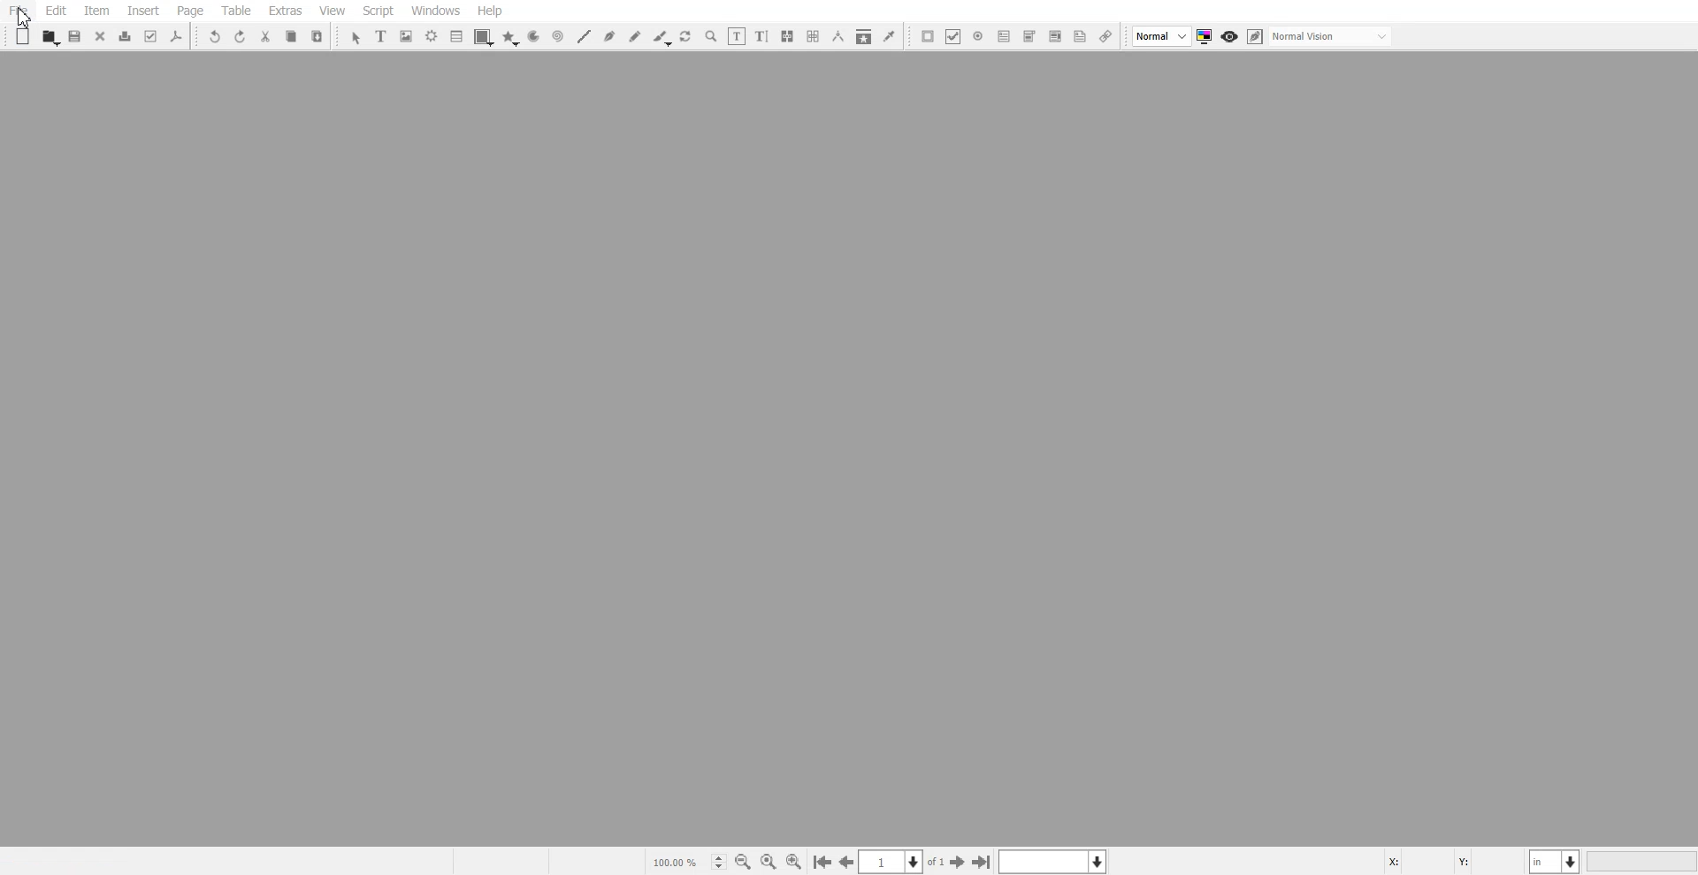 This screenshot has height=875, width=1698. What do you see at coordinates (928, 35) in the screenshot?
I see `PDF Push button` at bounding box center [928, 35].